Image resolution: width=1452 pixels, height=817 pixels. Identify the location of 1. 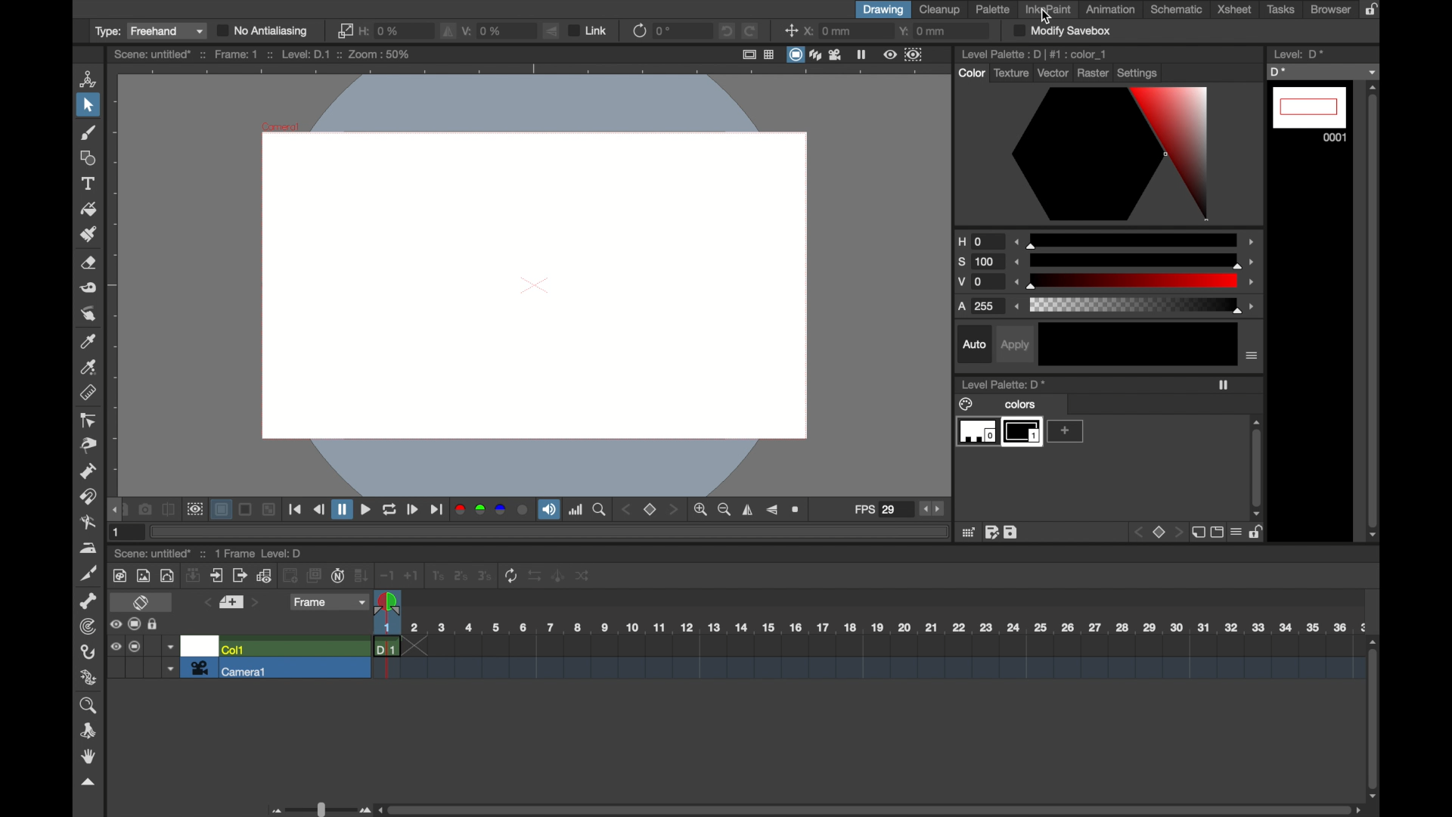
(436, 576).